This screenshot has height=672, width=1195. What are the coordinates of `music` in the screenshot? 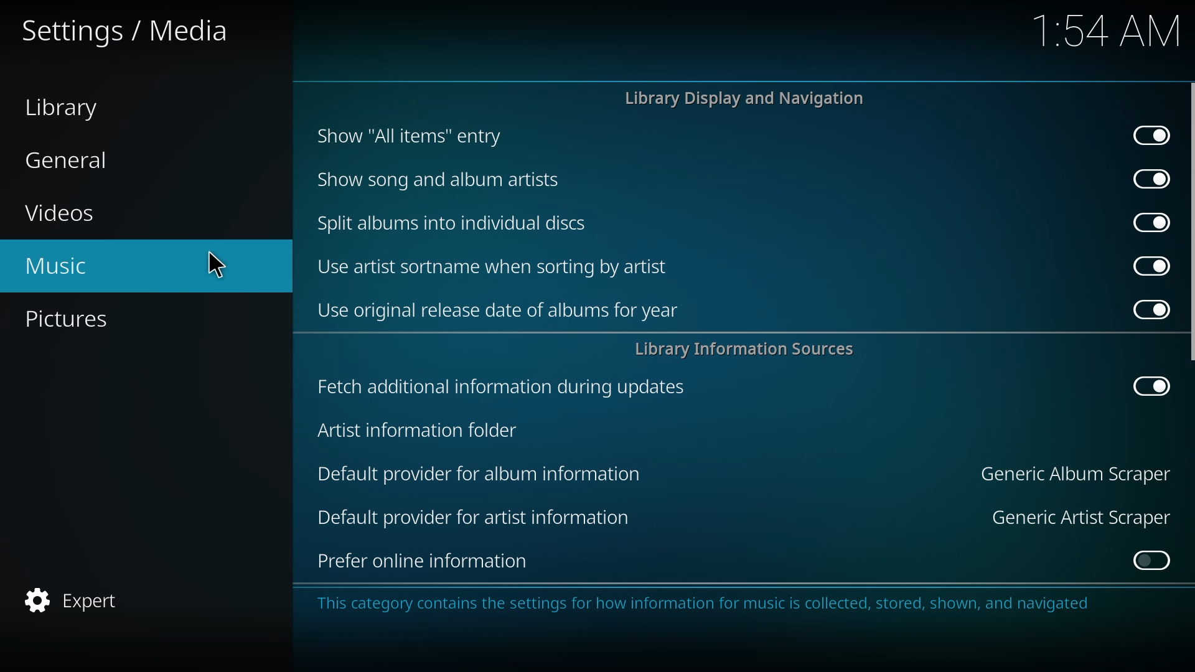 It's located at (67, 266).